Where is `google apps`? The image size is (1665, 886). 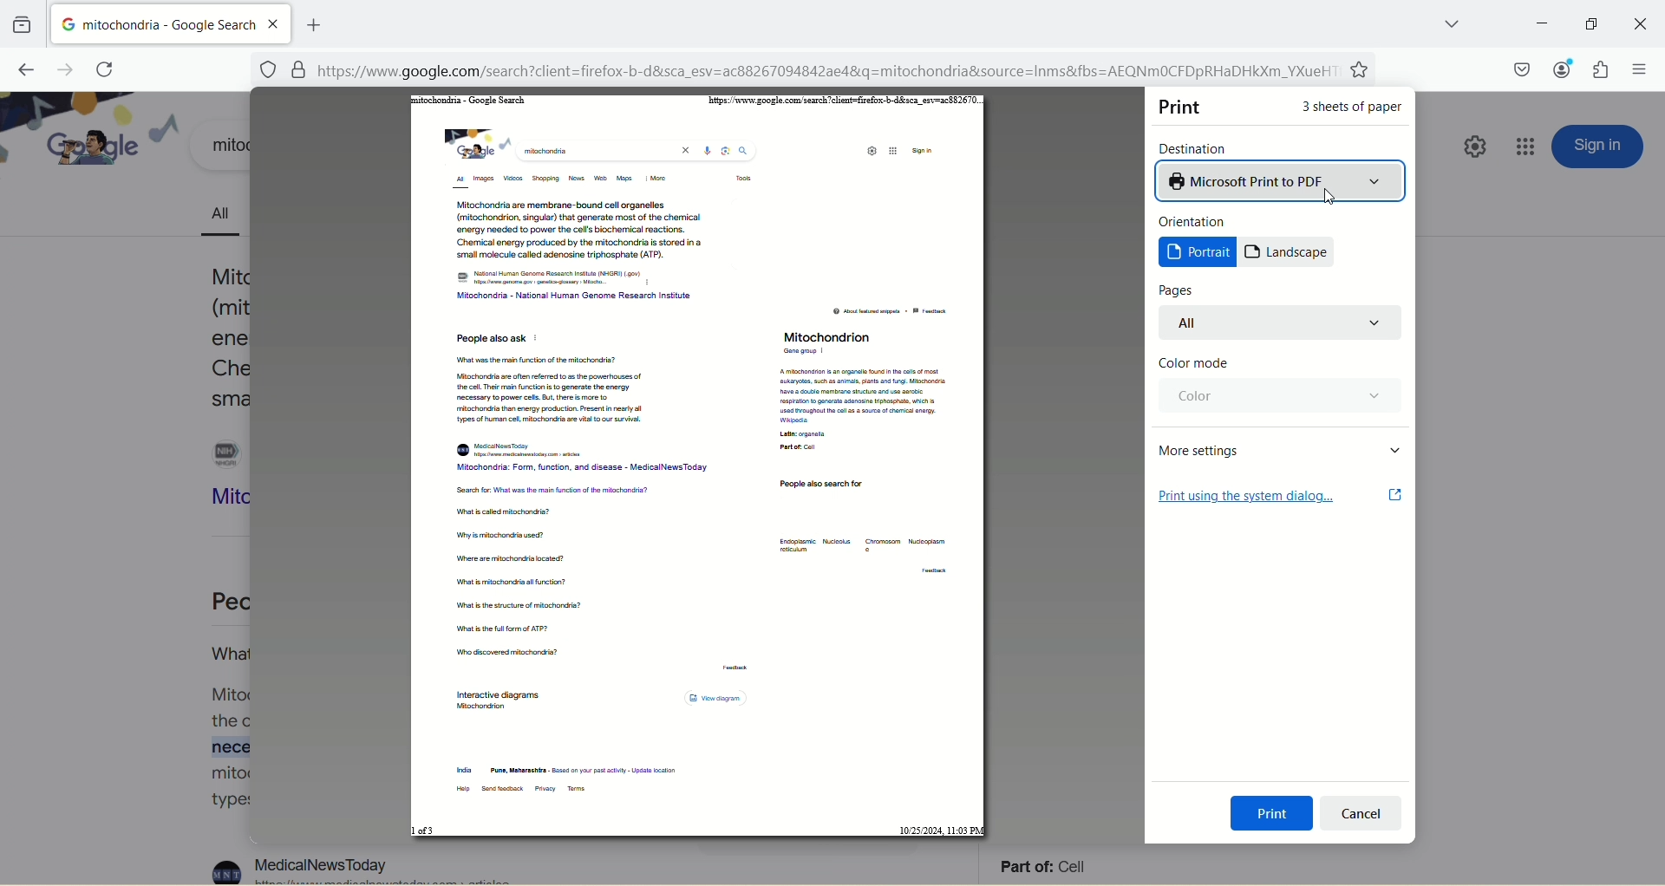
google apps is located at coordinates (1527, 147).